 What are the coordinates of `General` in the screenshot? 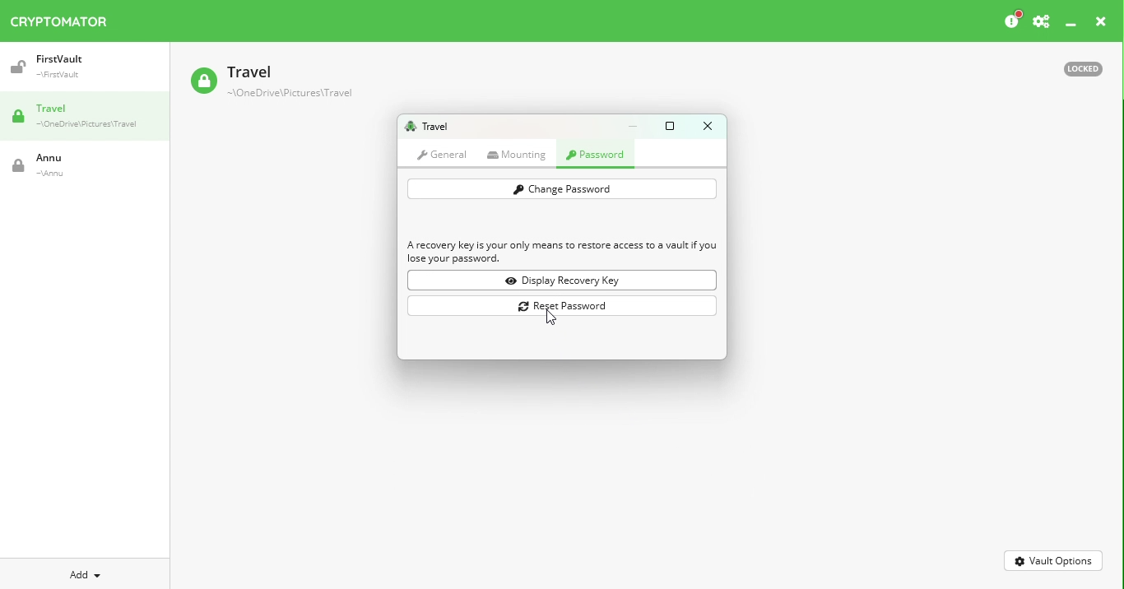 It's located at (442, 154).